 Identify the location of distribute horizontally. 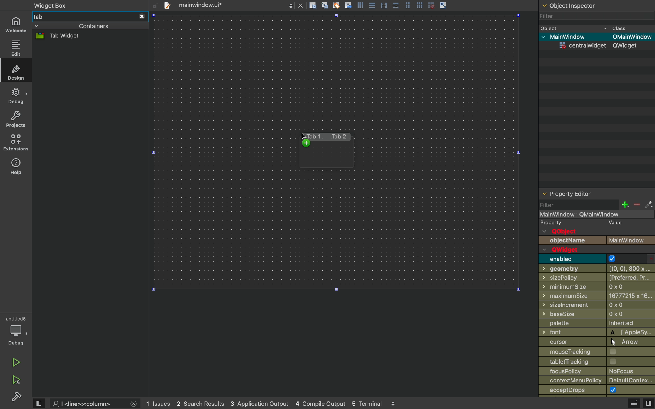
(384, 5).